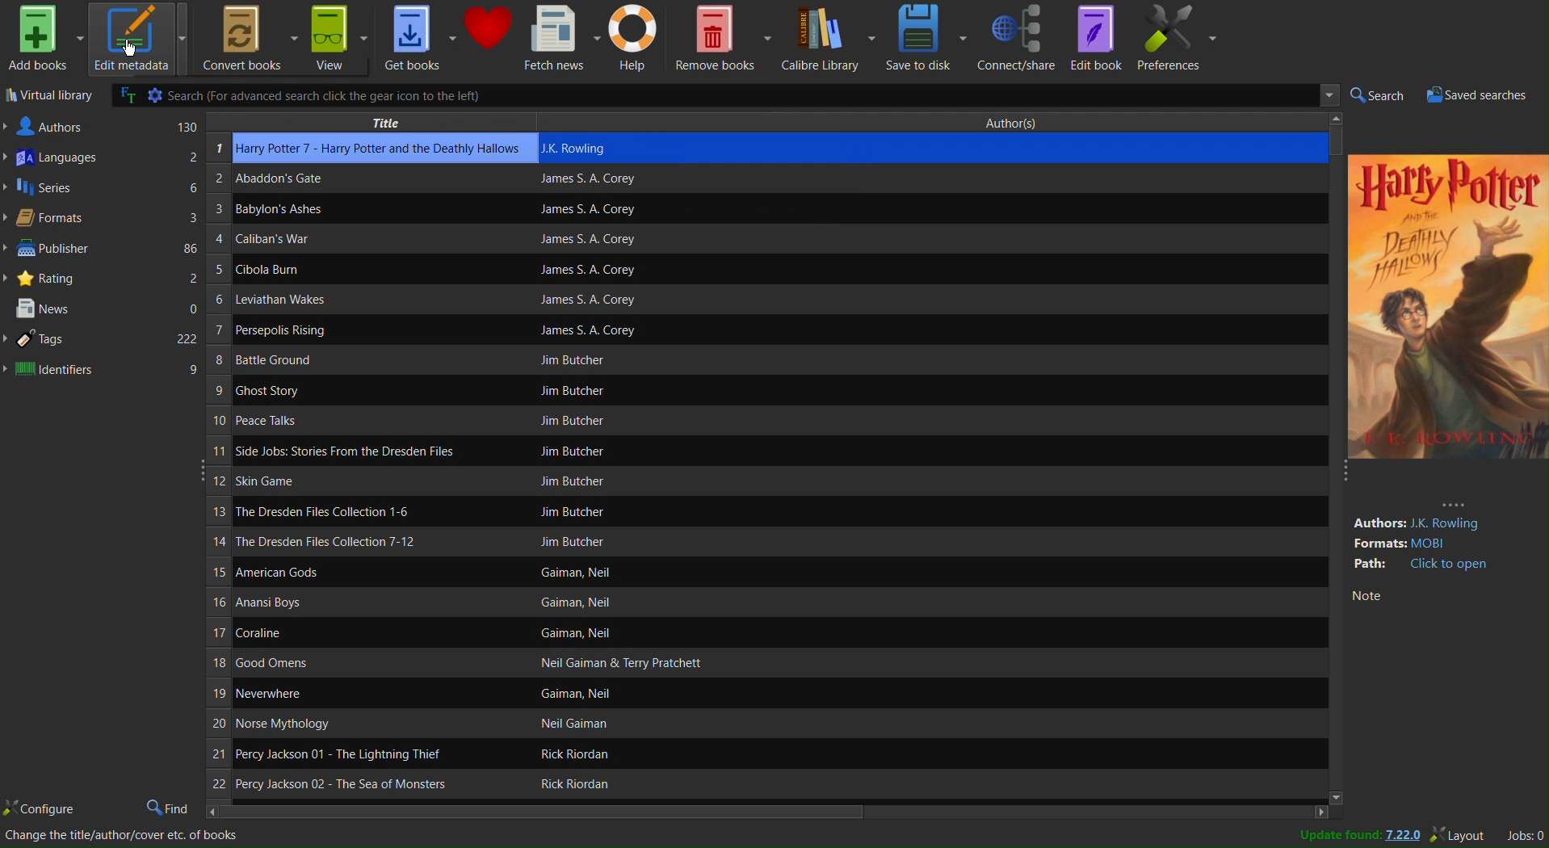 The width and height of the screenshot is (1549, 848). What do you see at coordinates (717, 482) in the screenshot?
I see `Author’s name` at bounding box center [717, 482].